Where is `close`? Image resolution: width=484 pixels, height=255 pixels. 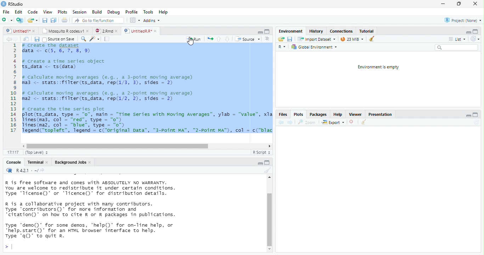 close is located at coordinates (34, 31).